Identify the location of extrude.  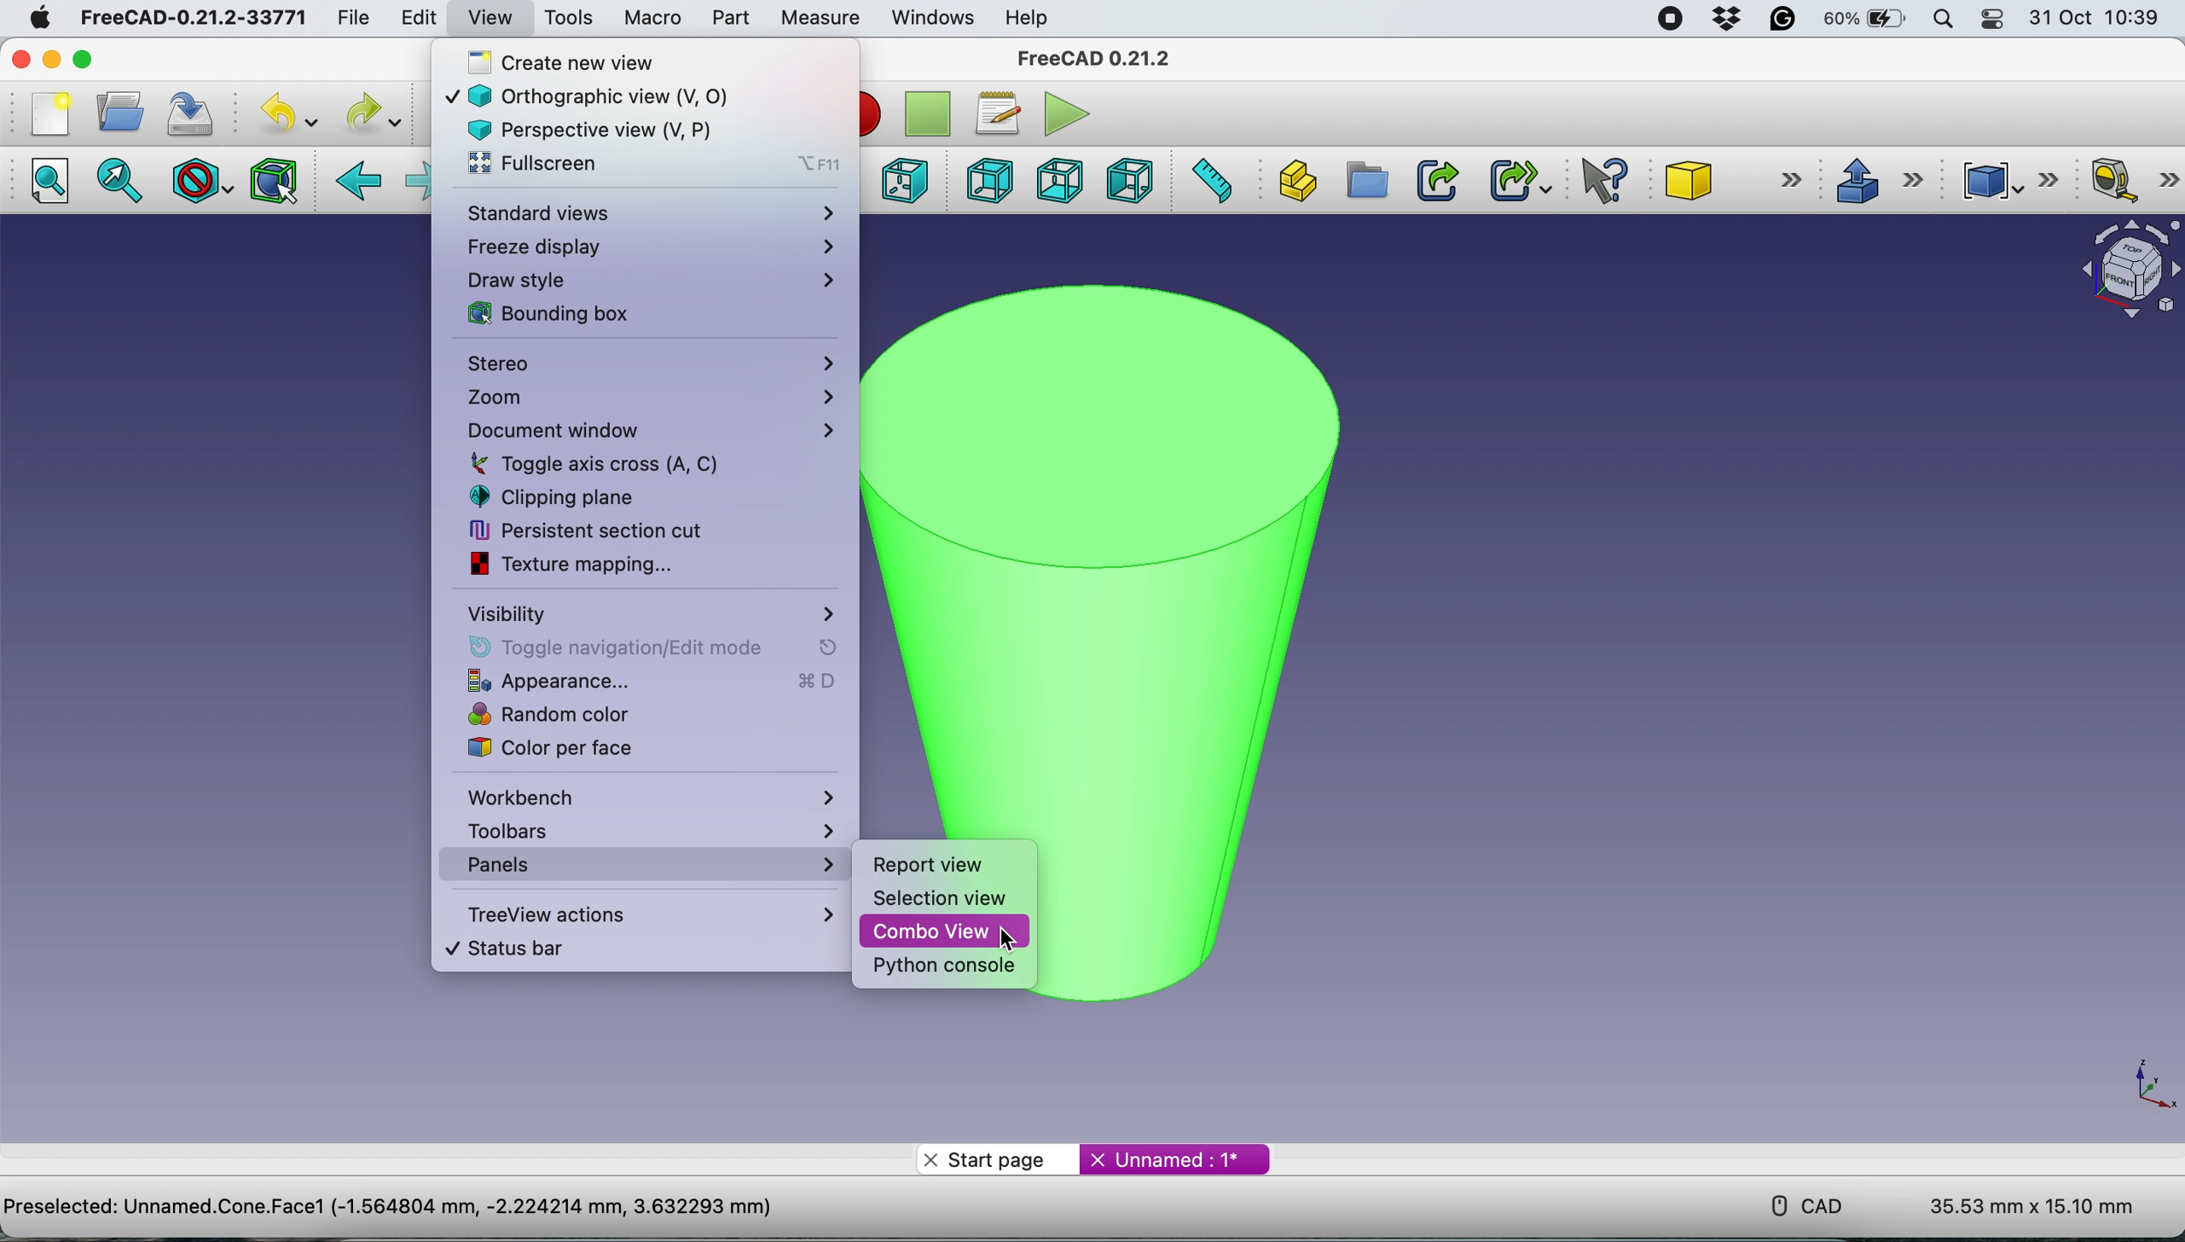
(1878, 180).